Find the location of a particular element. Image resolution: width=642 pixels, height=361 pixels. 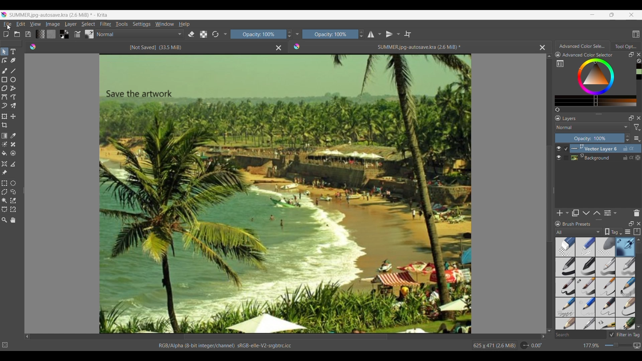

Crop image to an area is located at coordinates (5, 125).